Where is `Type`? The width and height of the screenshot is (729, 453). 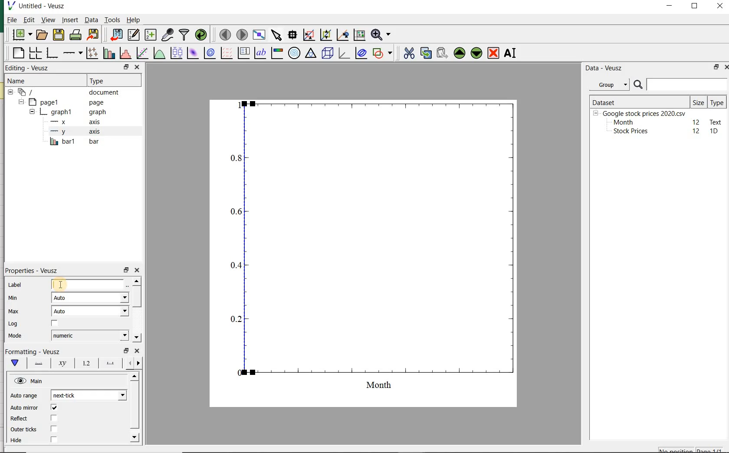 Type is located at coordinates (717, 102).